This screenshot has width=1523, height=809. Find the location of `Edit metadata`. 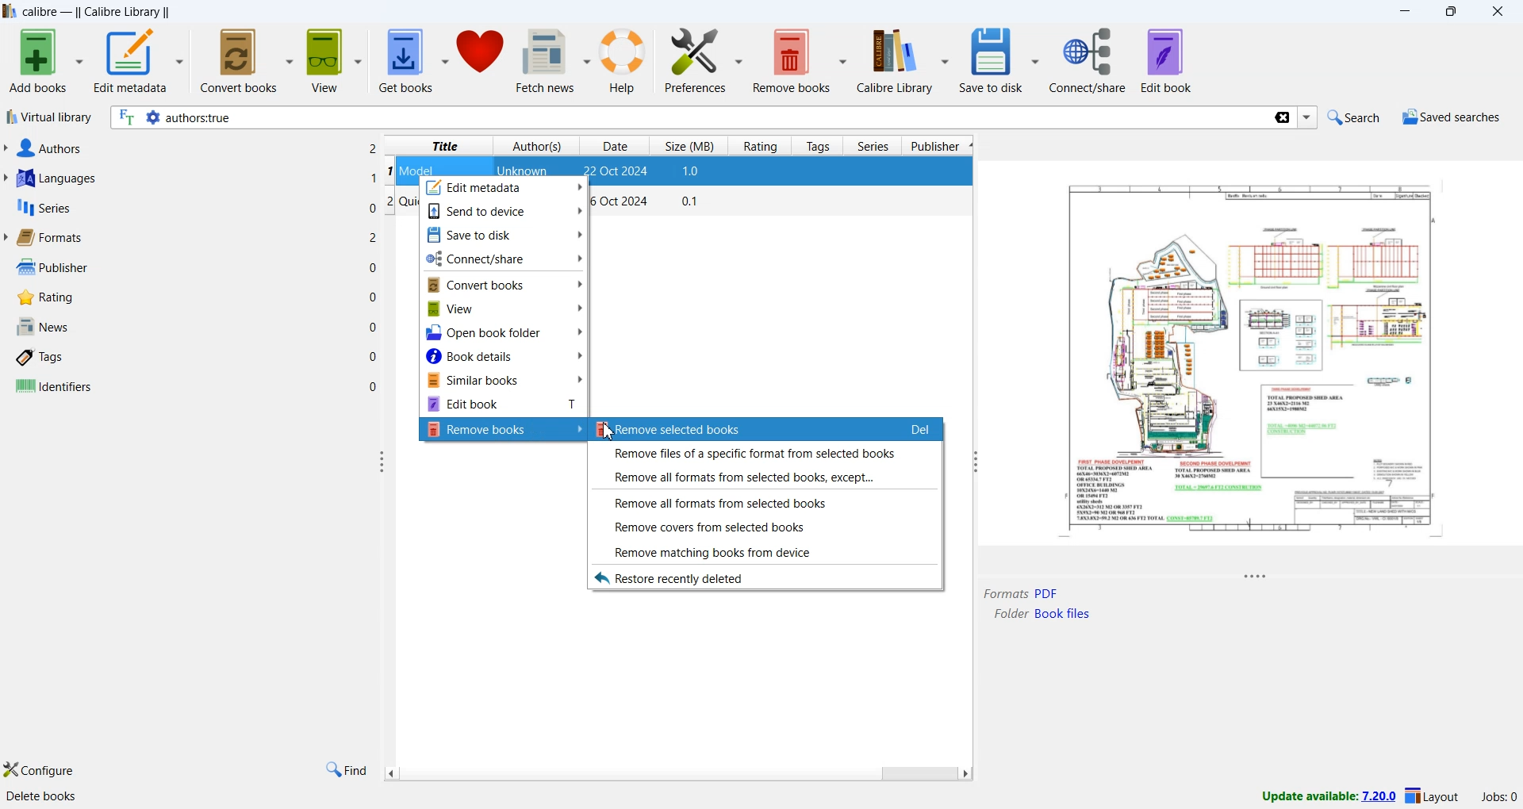

Edit metadata is located at coordinates (504, 189).